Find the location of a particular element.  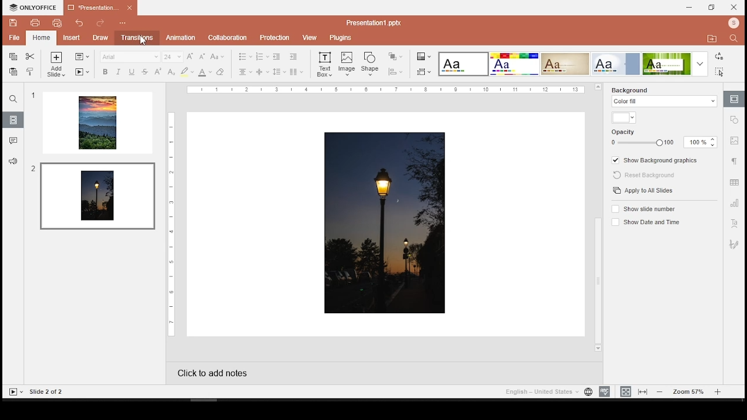

fit to slide is located at coordinates (626, 391).